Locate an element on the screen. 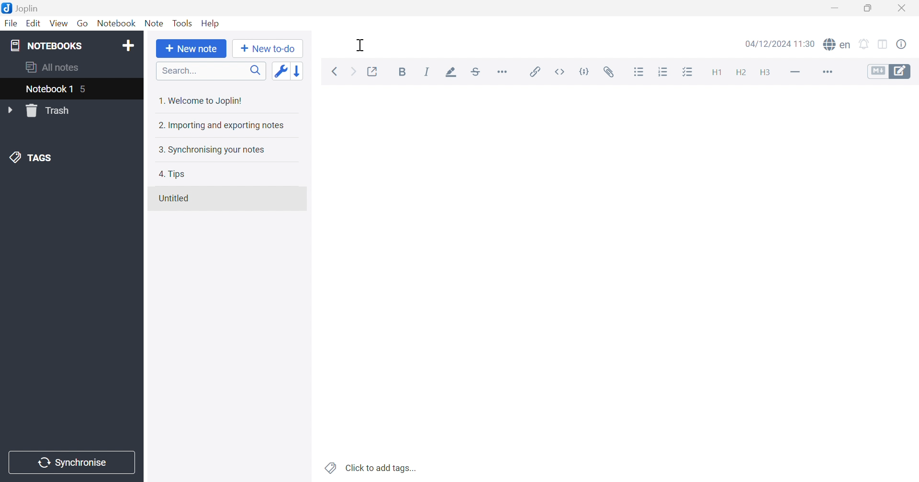 The width and height of the screenshot is (919, 482). New note is located at coordinates (192, 49).